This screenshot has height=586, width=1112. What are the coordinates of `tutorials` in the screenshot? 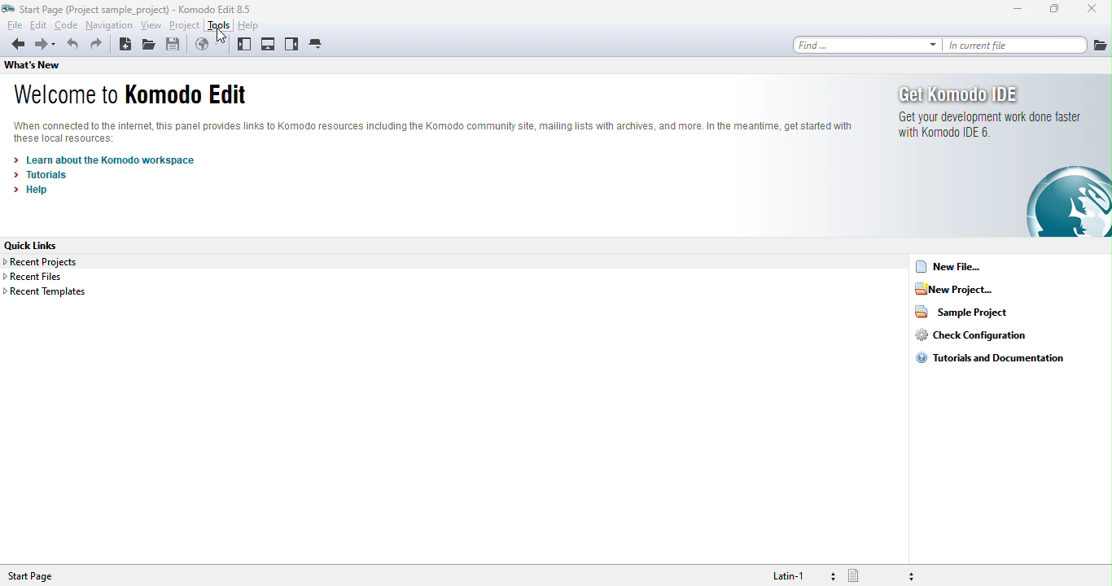 It's located at (45, 177).